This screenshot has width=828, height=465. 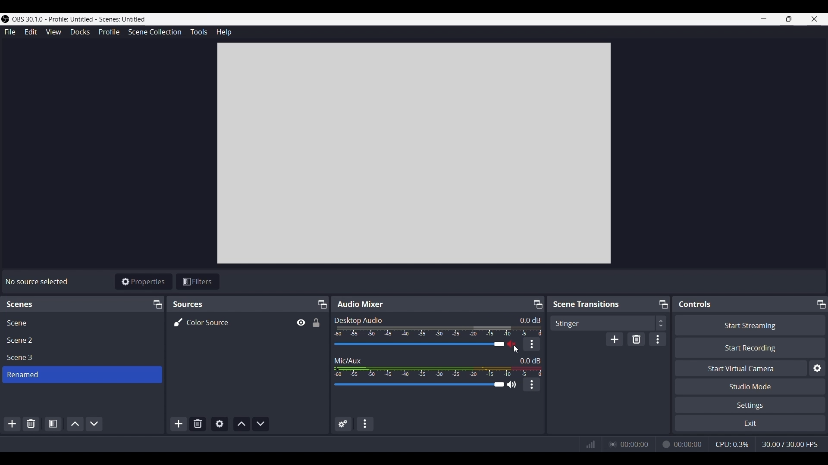 I want to click on Tools, so click(x=199, y=32).